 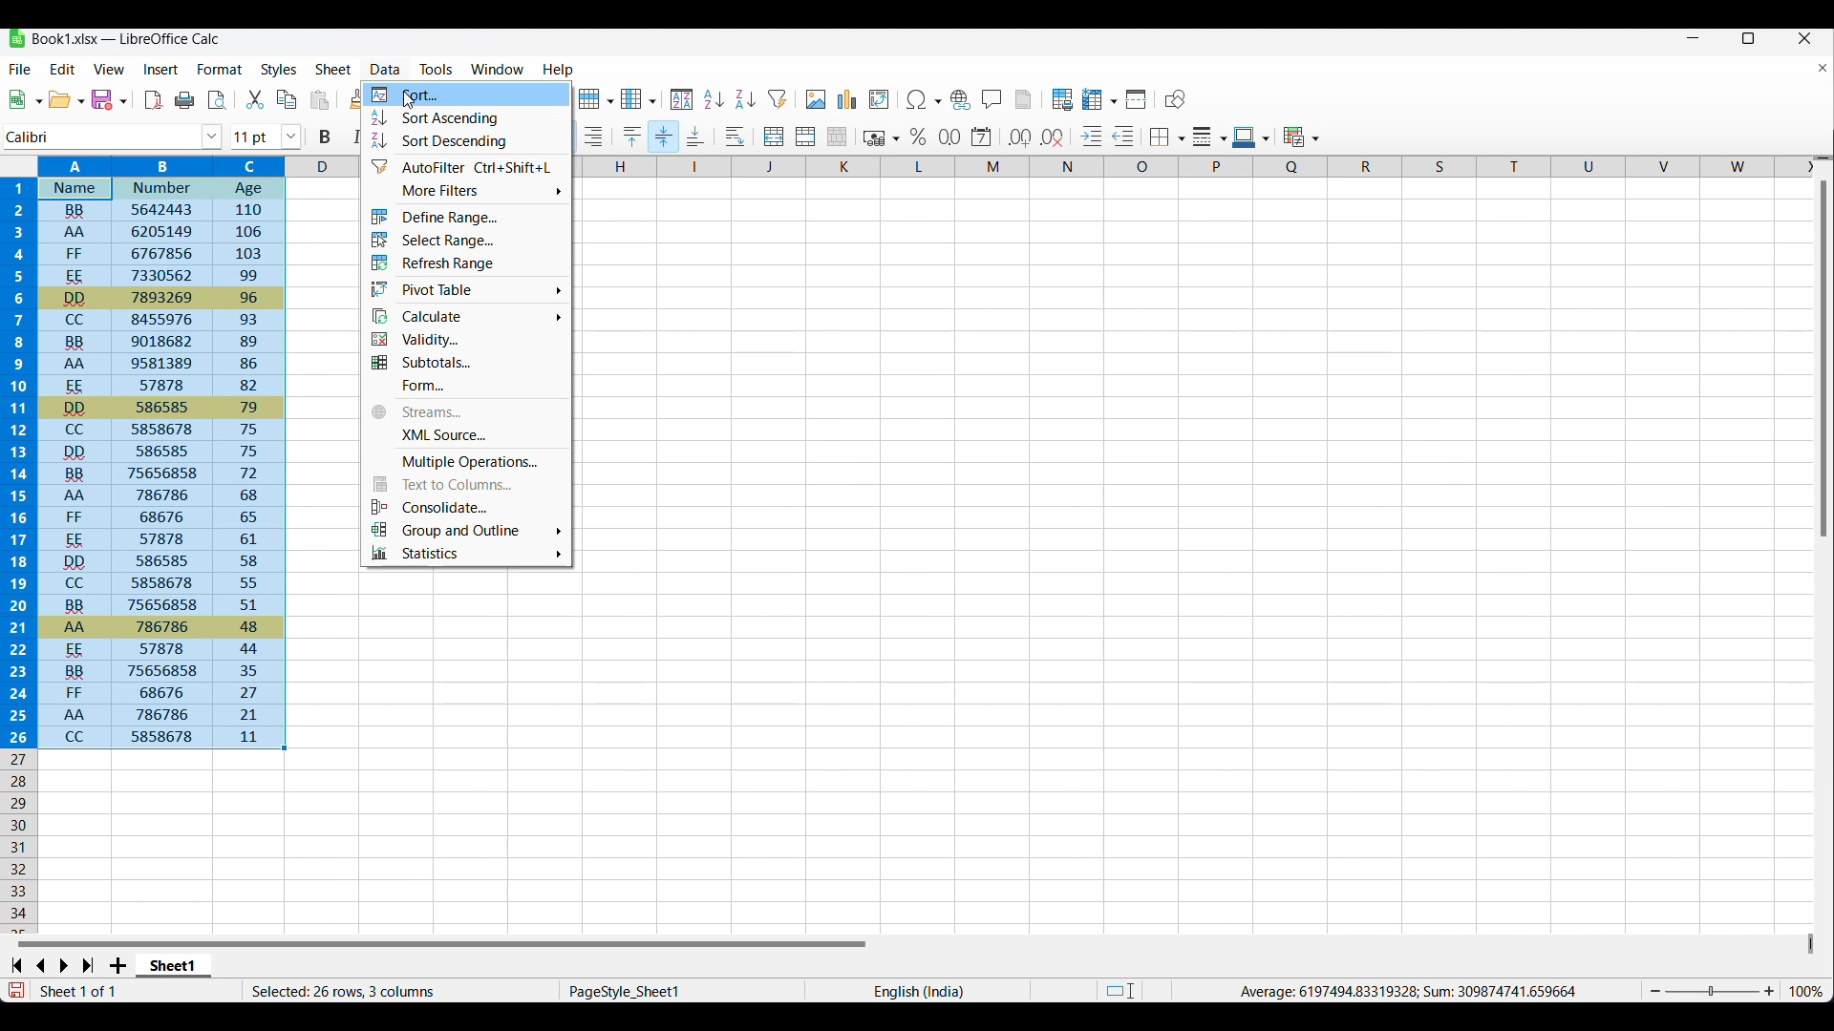 What do you see at coordinates (1124, 136) in the screenshot?
I see `Decrease indentation` at bounding box center [1124, 136].